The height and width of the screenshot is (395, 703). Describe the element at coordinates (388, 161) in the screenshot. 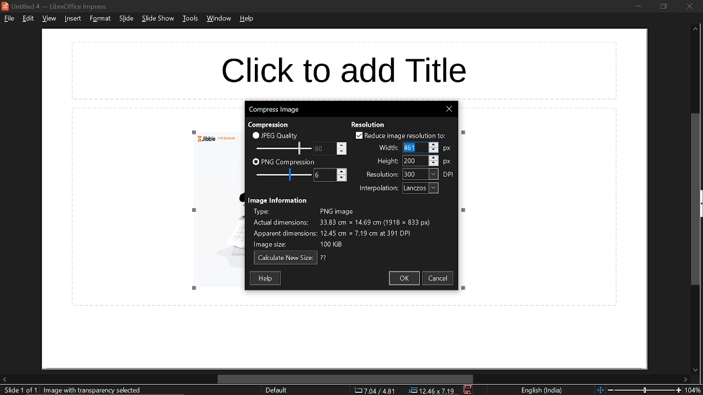

I see `text` at that location.